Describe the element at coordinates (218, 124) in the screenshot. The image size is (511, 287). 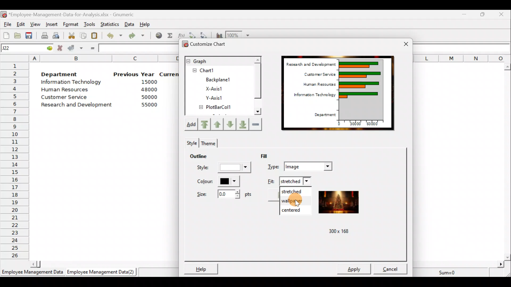
I see `Move up` at that location.